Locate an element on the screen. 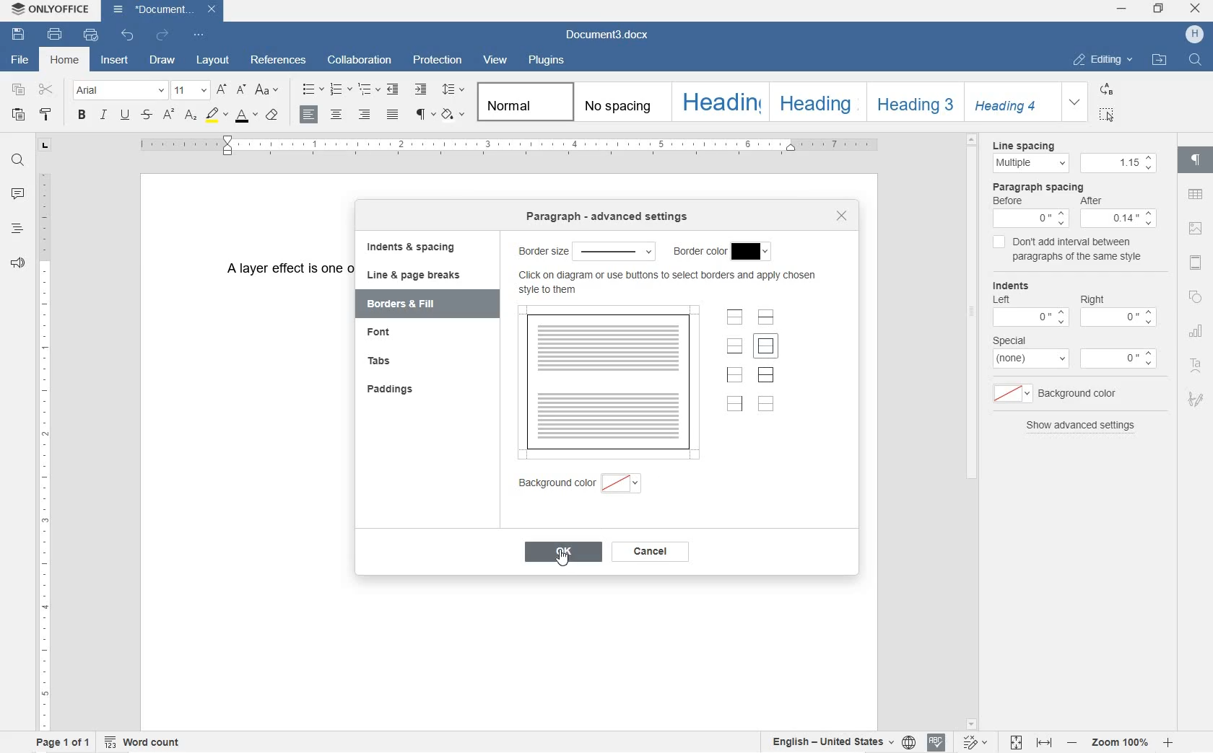 Image resolution: width=1213 pixels, height=753 pixels. WORD COUNT is located at coordinates (144, 741).